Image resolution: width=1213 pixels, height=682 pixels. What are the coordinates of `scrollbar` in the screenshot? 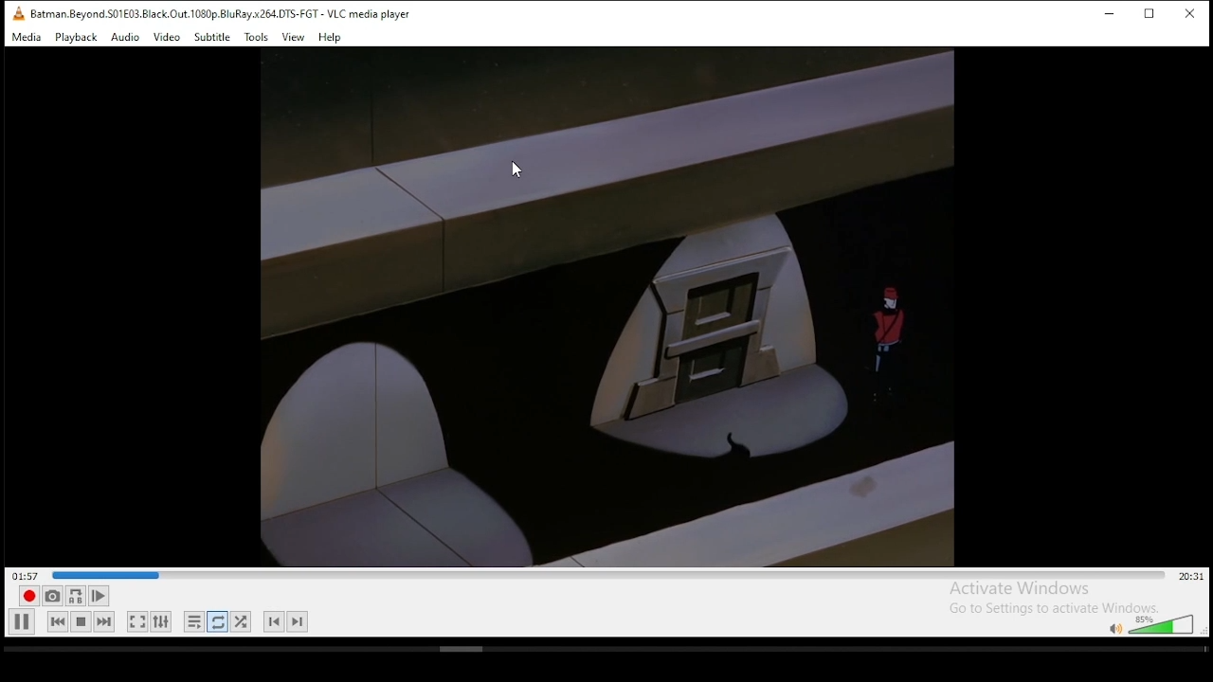 It's located at (604, 651).